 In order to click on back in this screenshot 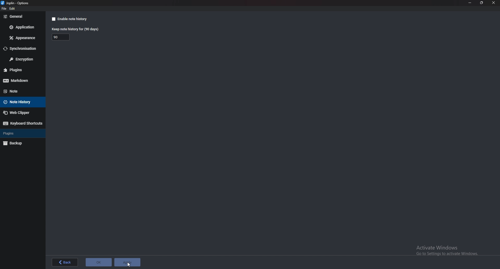, I will do `click(65, 262)`.